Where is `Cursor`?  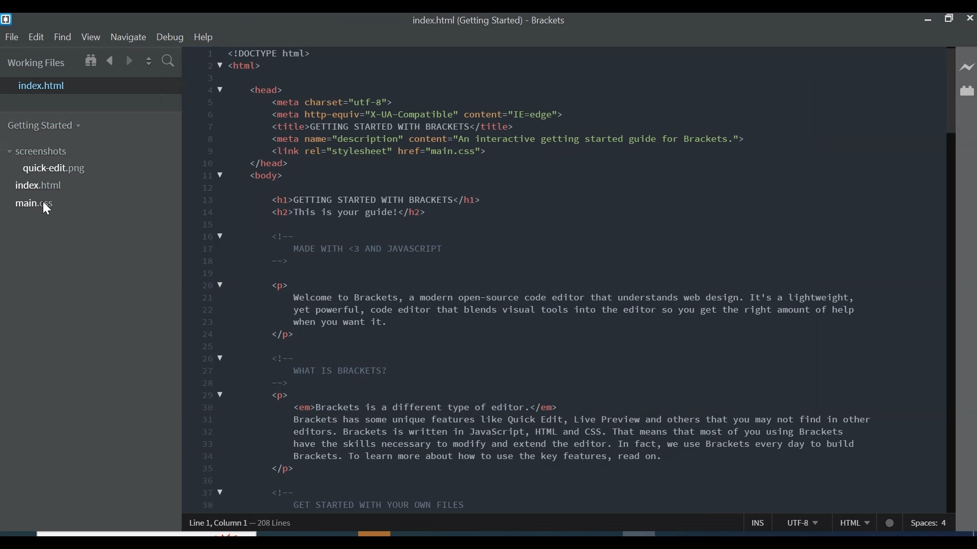
Cursor is located at coordinates (48, 210).